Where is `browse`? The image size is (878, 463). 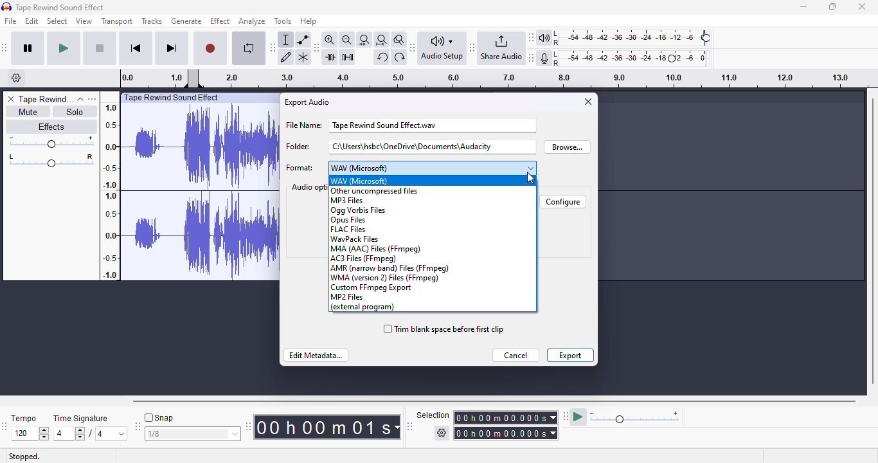
browse is located at coordinates (568, 147).